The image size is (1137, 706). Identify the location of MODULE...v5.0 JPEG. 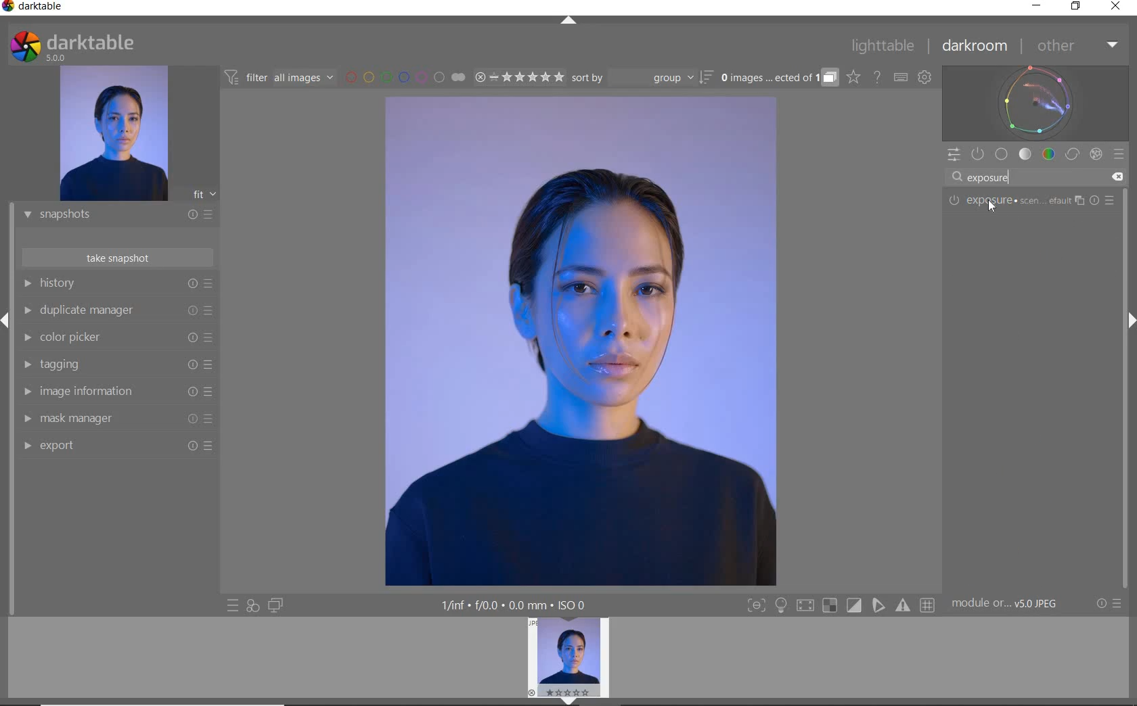
(1015, 604).